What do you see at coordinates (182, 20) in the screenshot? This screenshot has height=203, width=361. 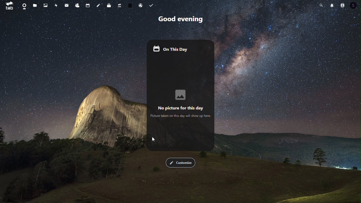 I see `Greetings` at bounding box center [182, 20].